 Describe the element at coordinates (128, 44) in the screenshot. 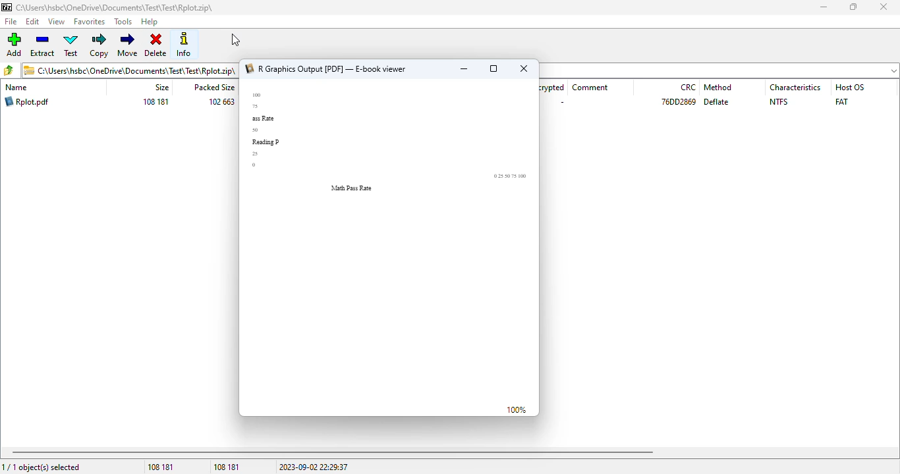

I see `move` at that location.